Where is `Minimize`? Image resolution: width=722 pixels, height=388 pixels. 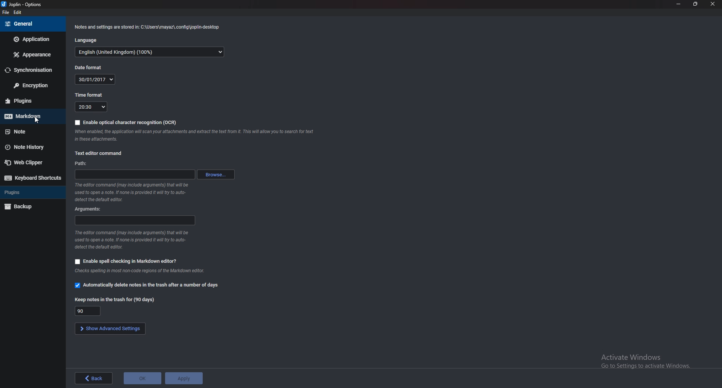
Minimize is located at coordinates (678, 4).